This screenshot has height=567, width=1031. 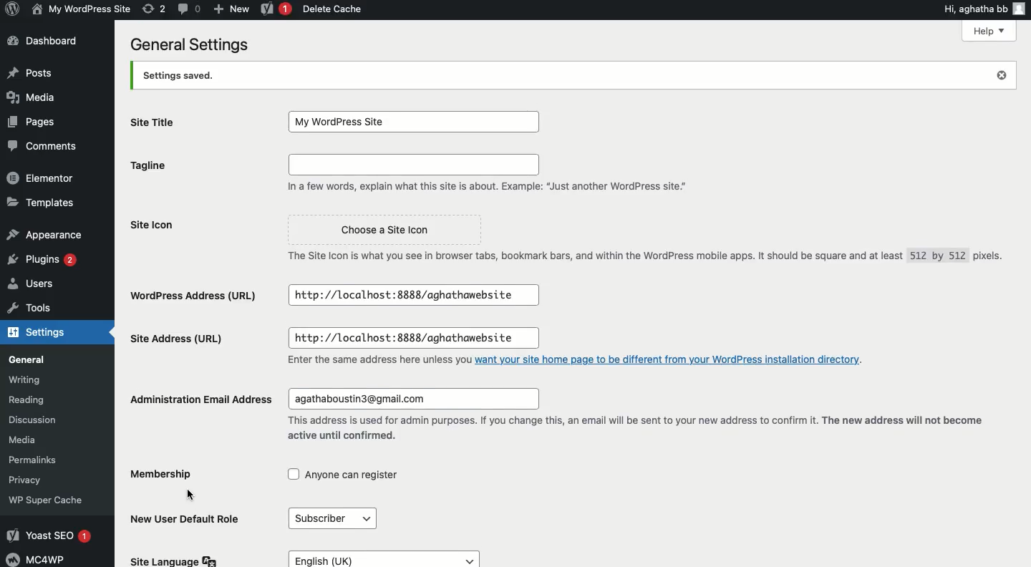 What do you see at coordinates (34, 72) in the screenshot?
I see `Posts` at bounding box center [34, 72].